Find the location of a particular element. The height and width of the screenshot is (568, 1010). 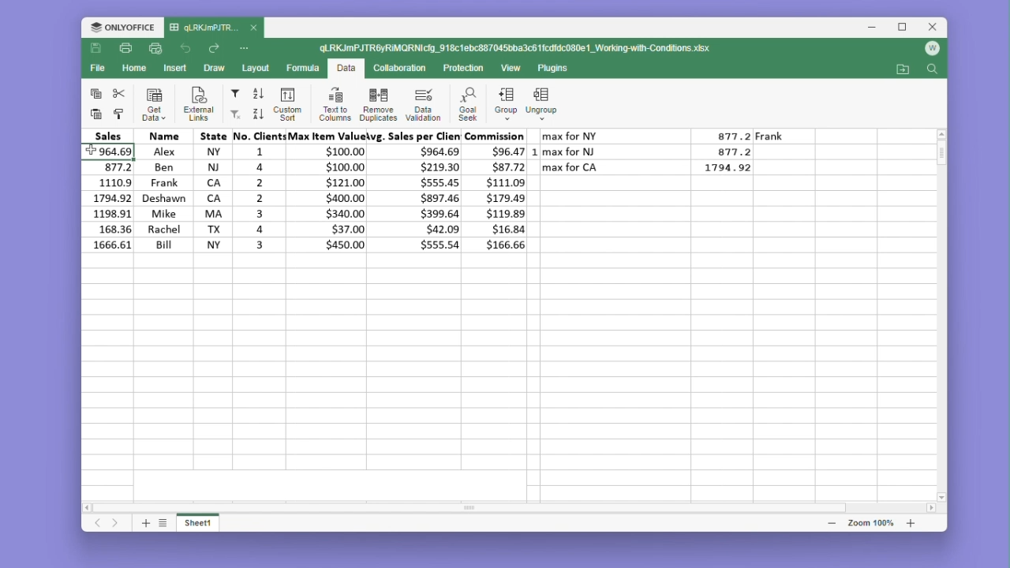

Collaboration is located at coordinates (398, 67).